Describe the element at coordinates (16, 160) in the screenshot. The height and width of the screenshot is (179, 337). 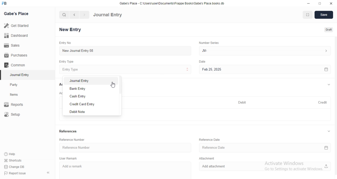
I see `shortcuts` at that location.